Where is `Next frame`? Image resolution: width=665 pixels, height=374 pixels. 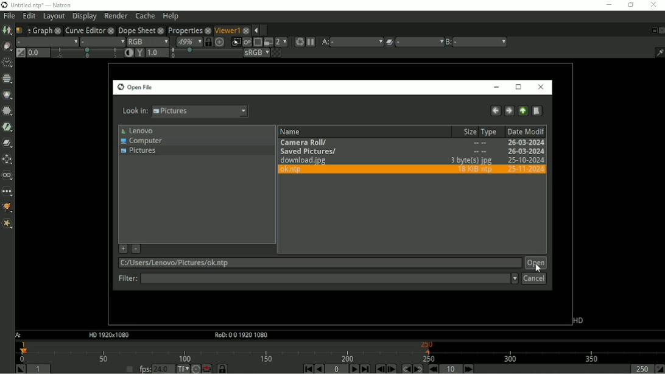 Next frame is located at coordinates (392, 369).